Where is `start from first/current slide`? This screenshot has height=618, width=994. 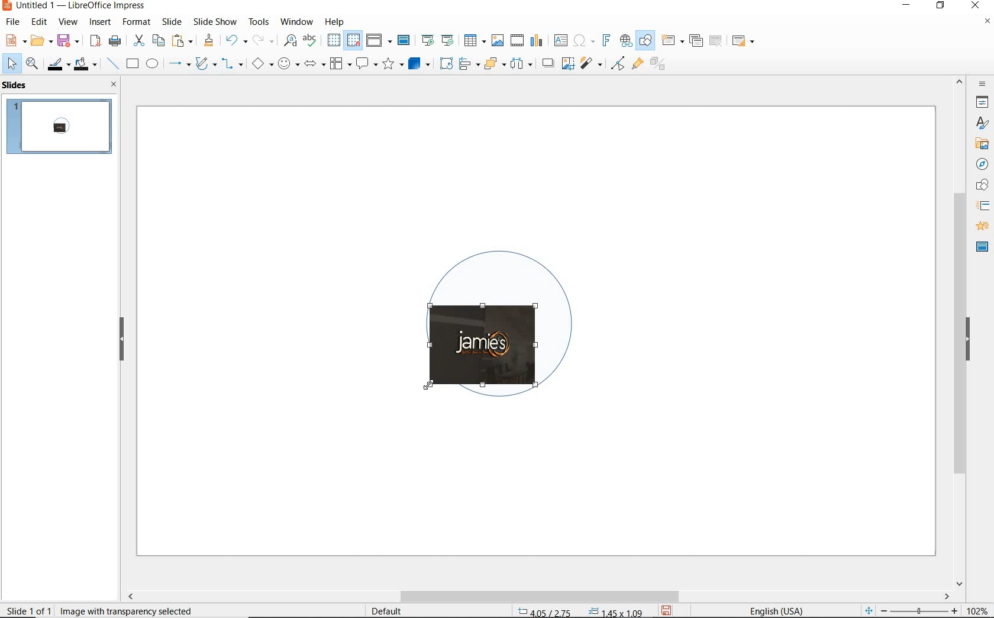
start from first/current slide is located at coordinates (437, 39).